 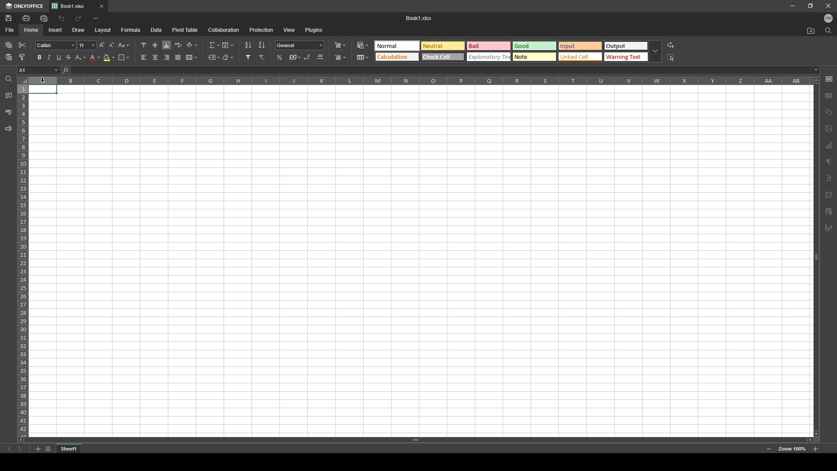 I want to click on align bottom, so click(x=167, y=45).